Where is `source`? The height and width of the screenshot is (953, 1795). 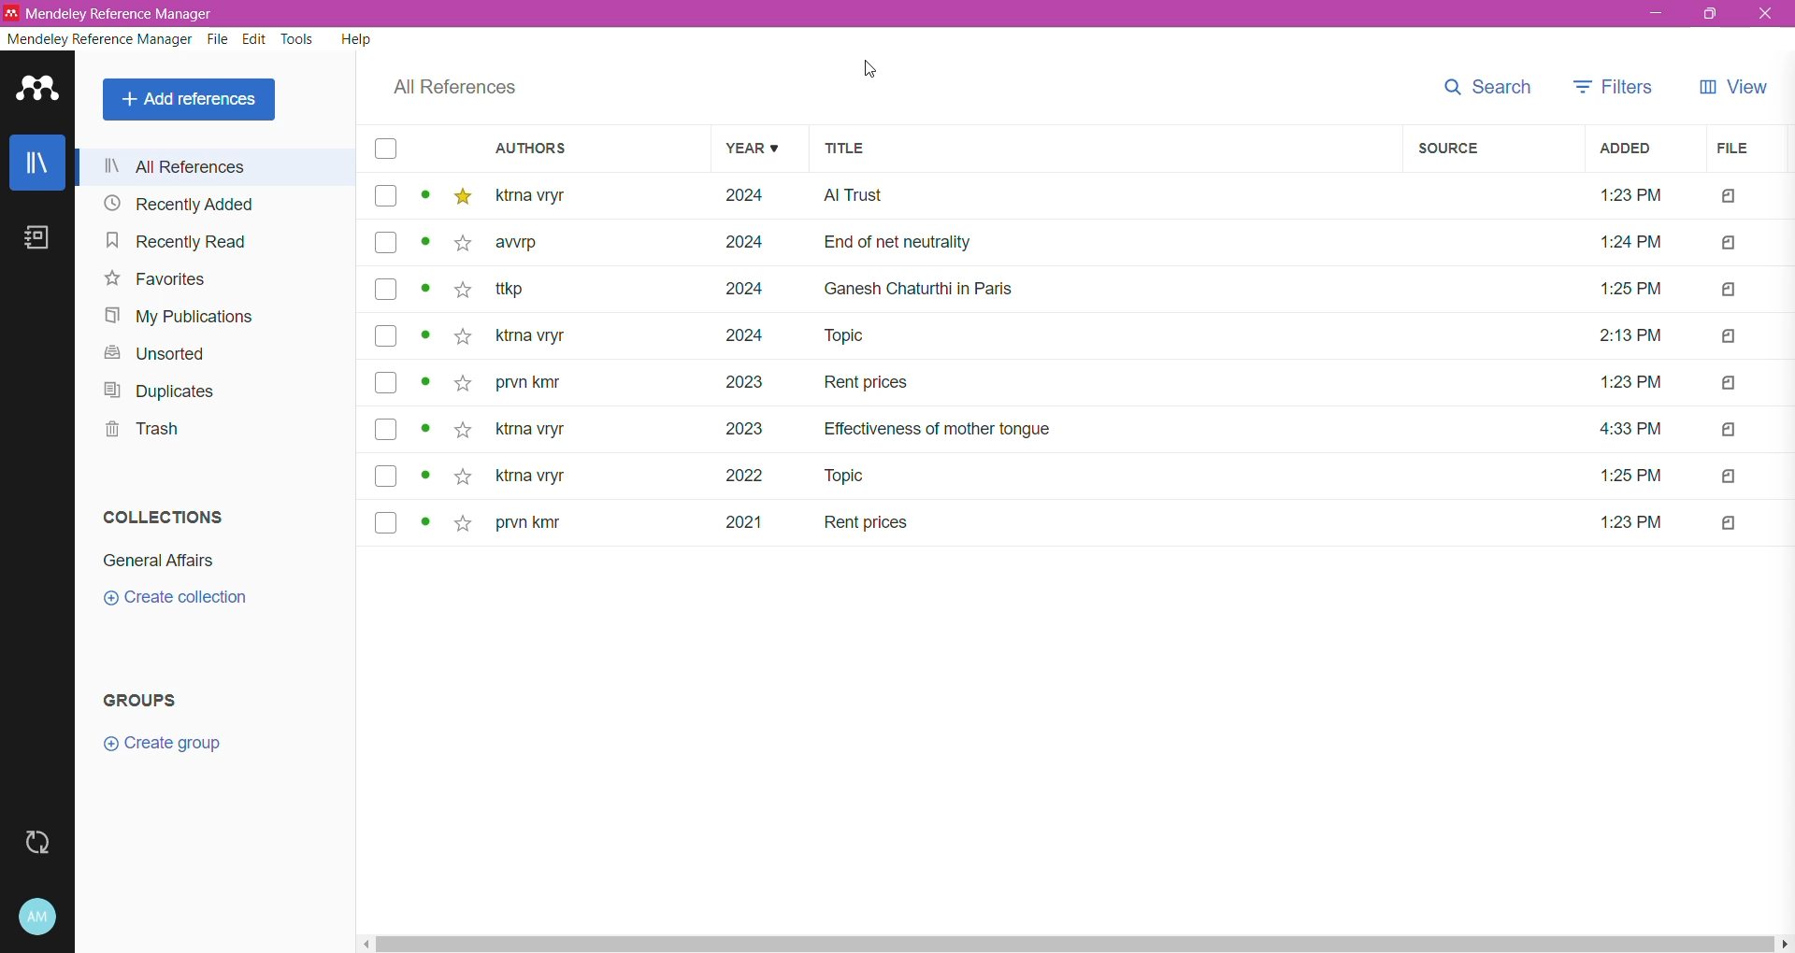 source is located at coordinates (1450, 149).